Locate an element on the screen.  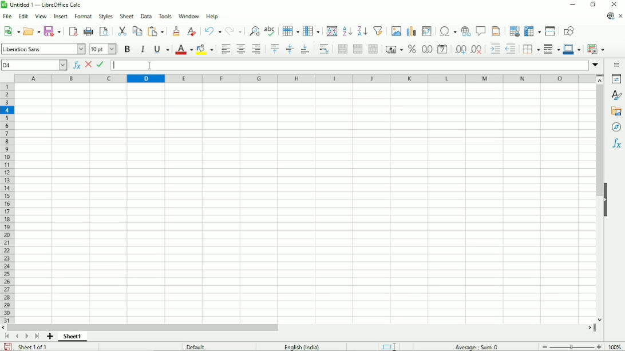
zoom out is located at coordinates (545, 347).